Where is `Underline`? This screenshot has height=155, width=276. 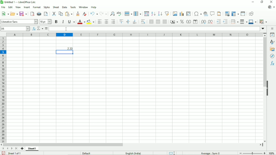
Underline is located at coordinates (72, 22).